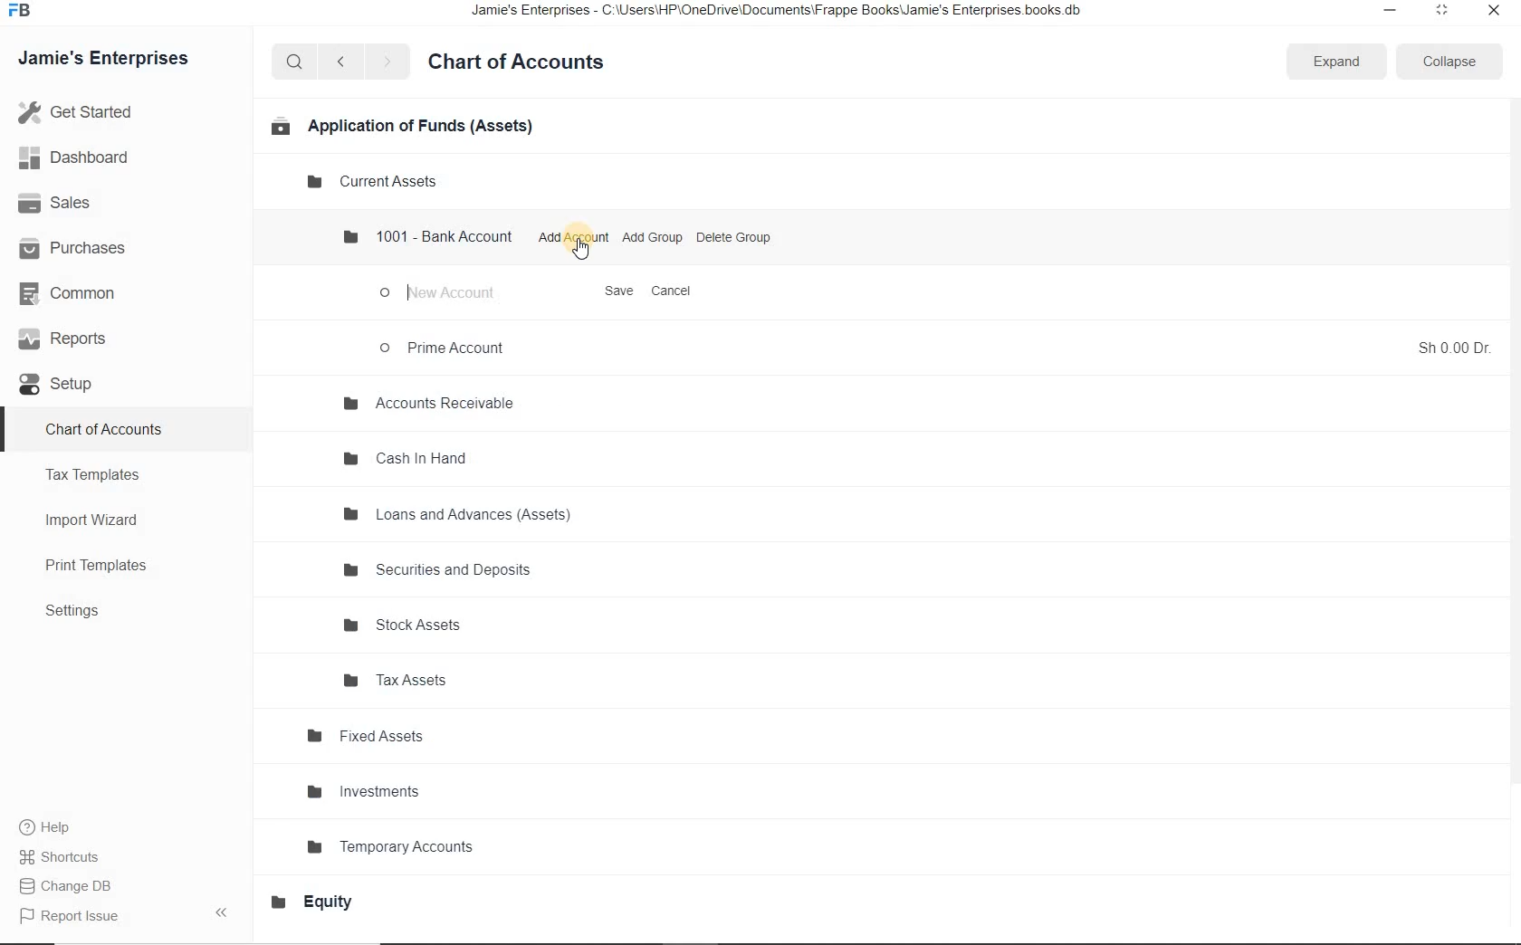  Describe the element at coordinates (54, 829) in the screenshot. I see `Help` at that location.